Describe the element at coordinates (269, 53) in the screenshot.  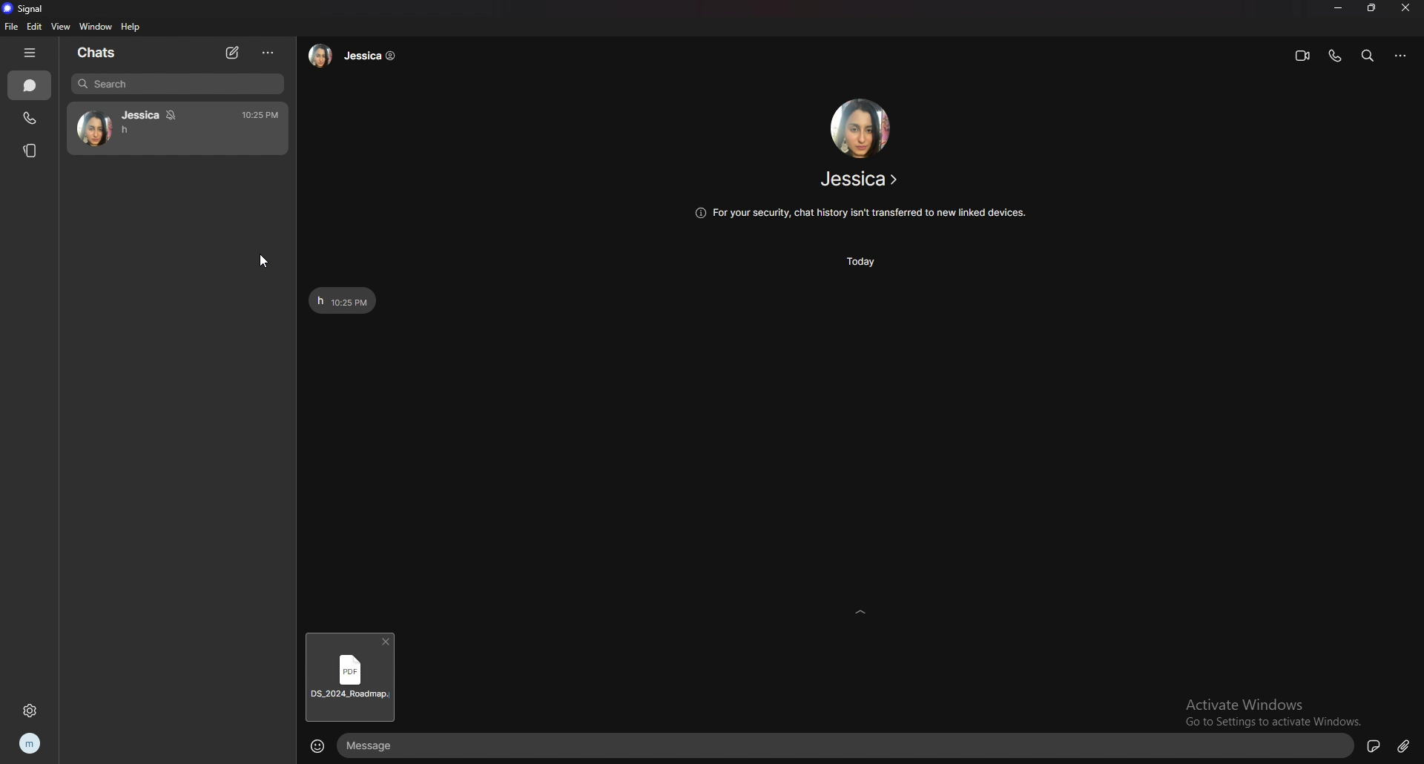
I see `options` at that location.